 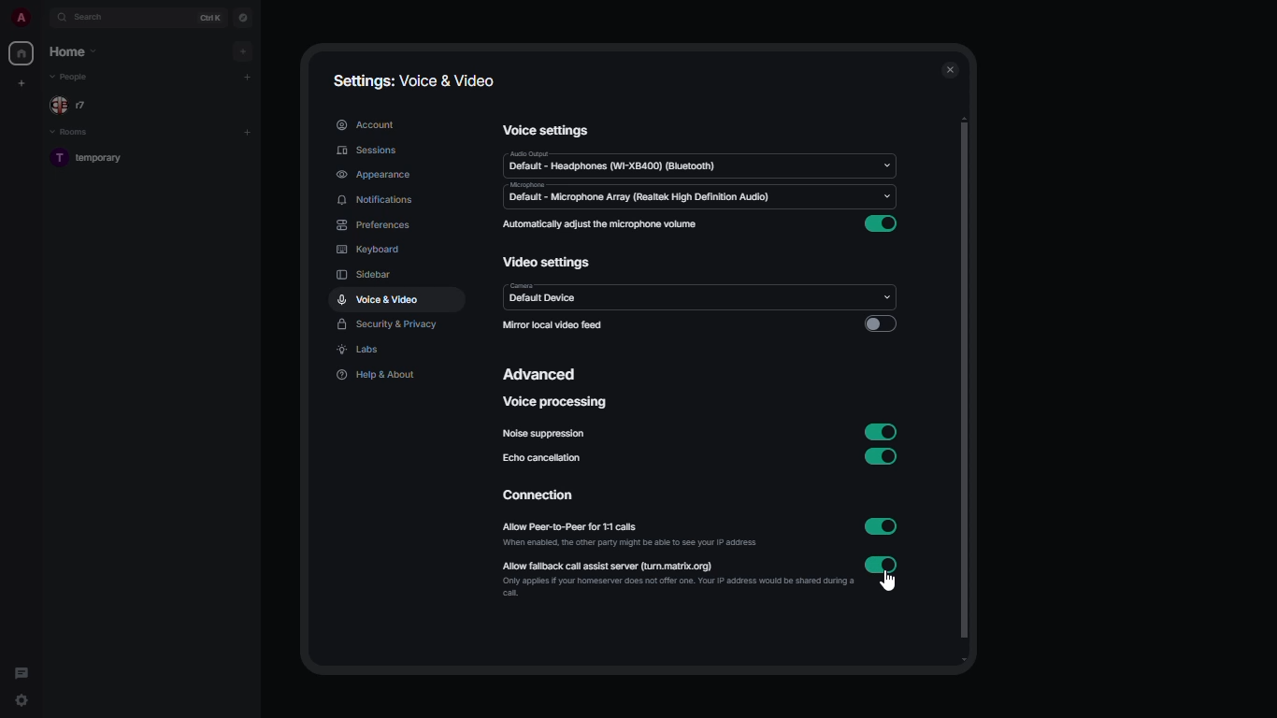 What do you see at coordinates (378, 374) in the screenshot?
I see `help & about` at bounding box center [378, 374].